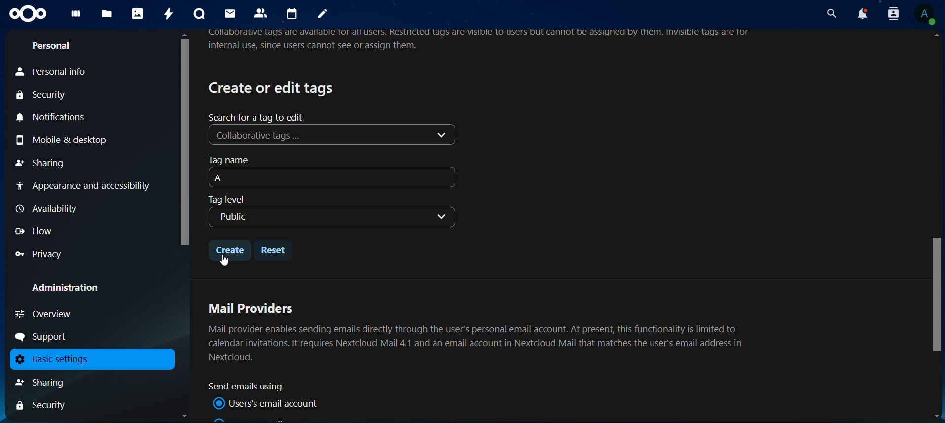 Image resolution: width=945 pixels, height=423 pixels. I want to click on search, so click(830, 13).